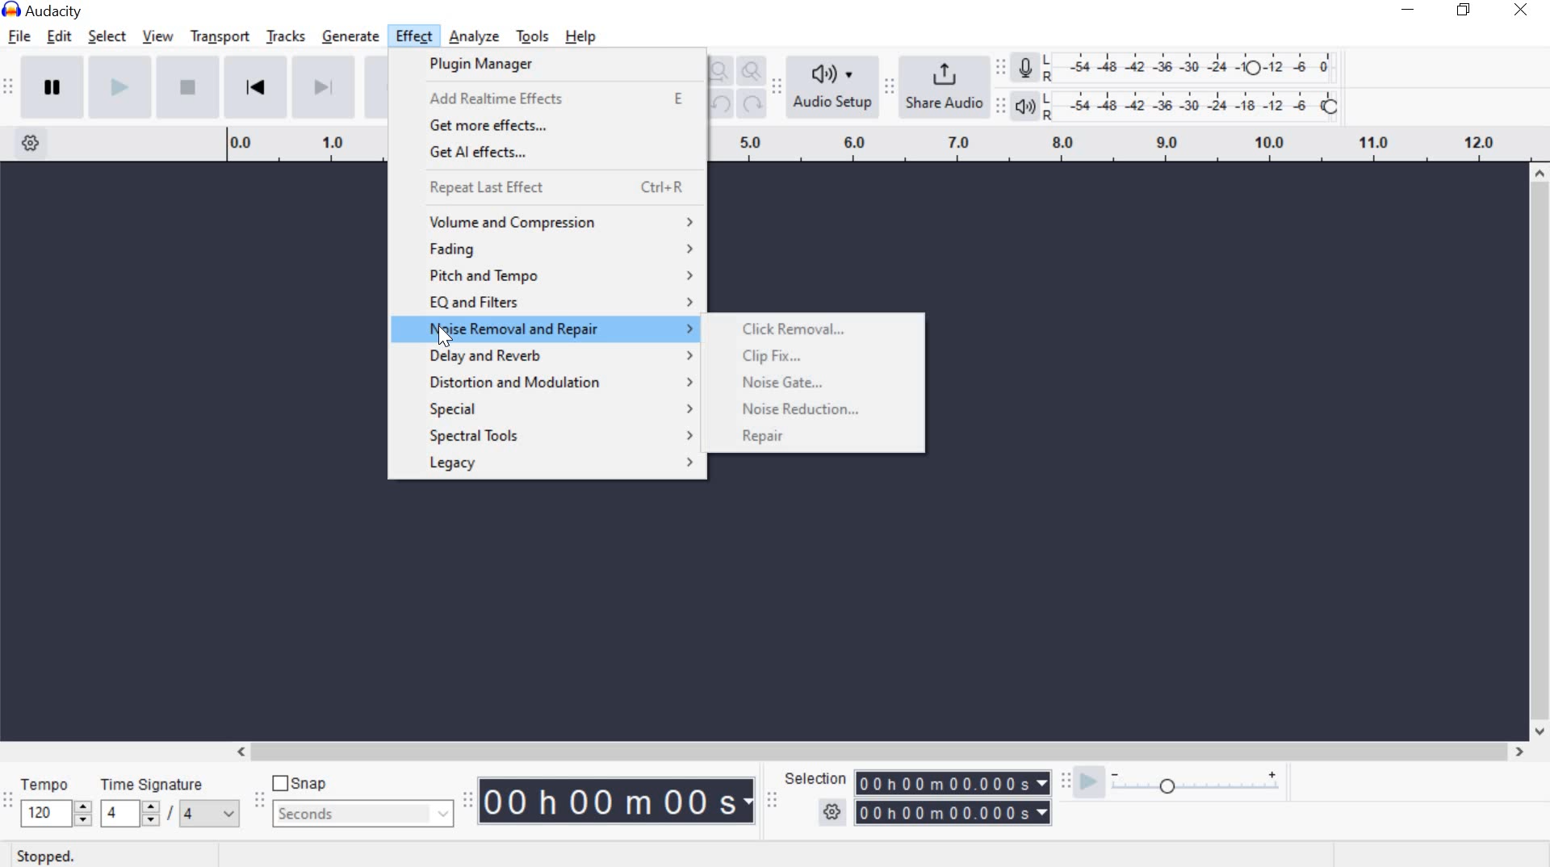 The width and height of the screenshot is (1550, 867). I want to click on Zoom Toggle, so click(750, 72).